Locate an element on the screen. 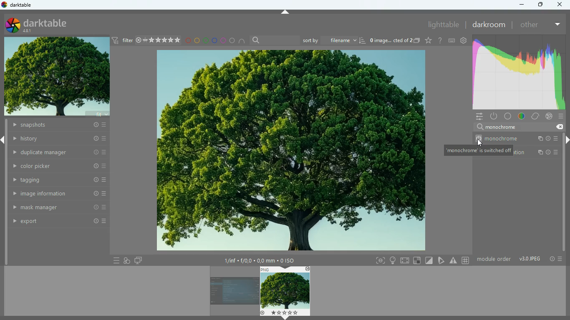 The height and width of the screenshot is (320, 570). semi circle is located at coordinates (242, 41).